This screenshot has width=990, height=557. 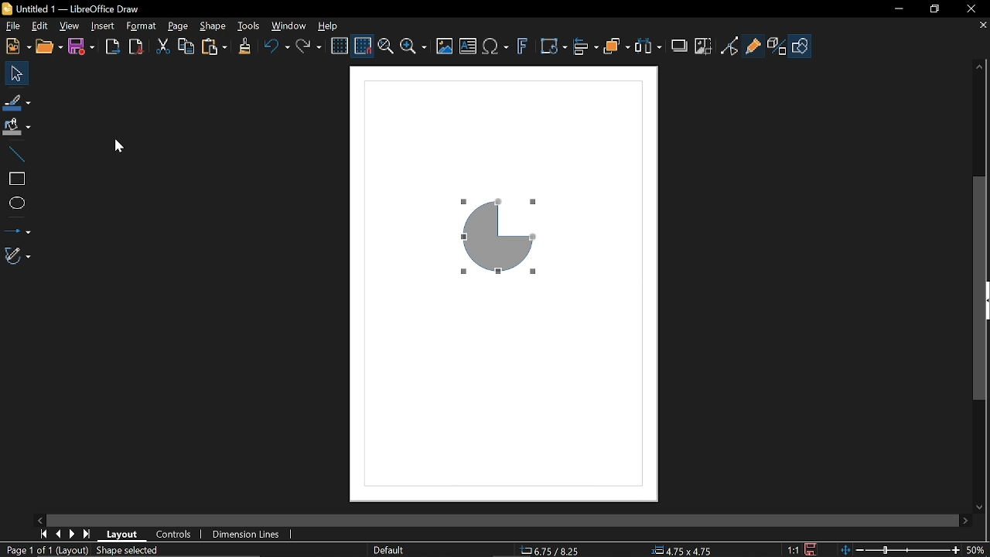 What do you see at coordinates (213, 27) in the screenshot?
I see `Shape` at bounding box center [213, 27].